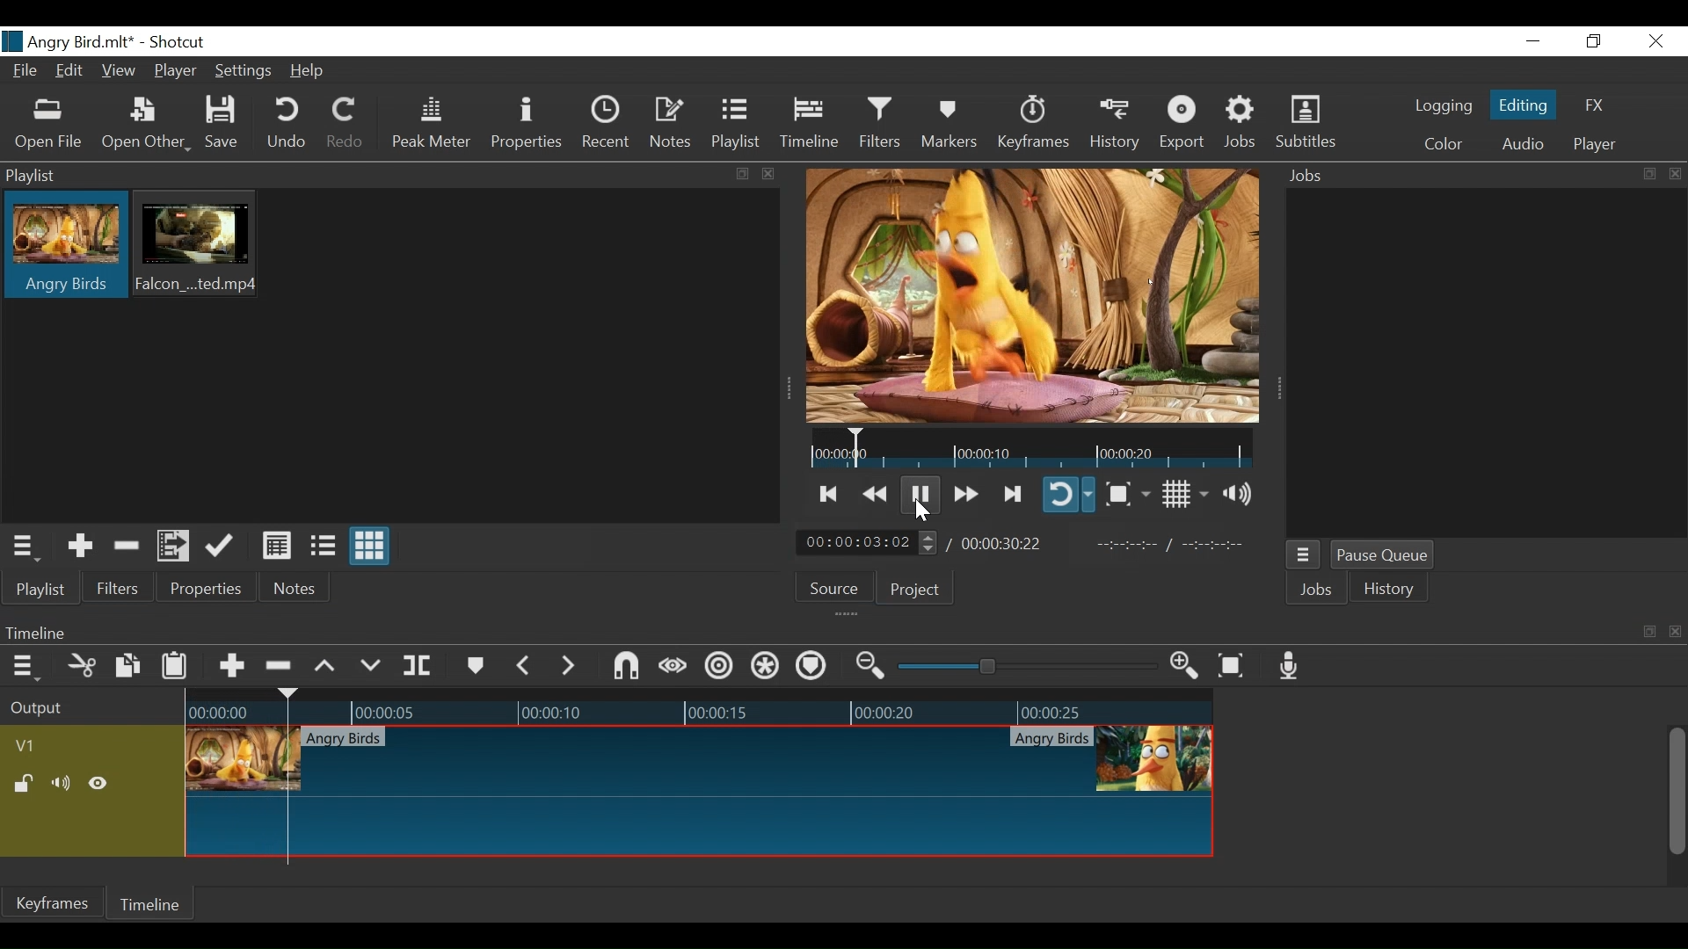 This screenshot has width=1688, height=949. Describe the element at coordinates (1011, 492) in the screenshot. I see `Skip to the next point` at that location.